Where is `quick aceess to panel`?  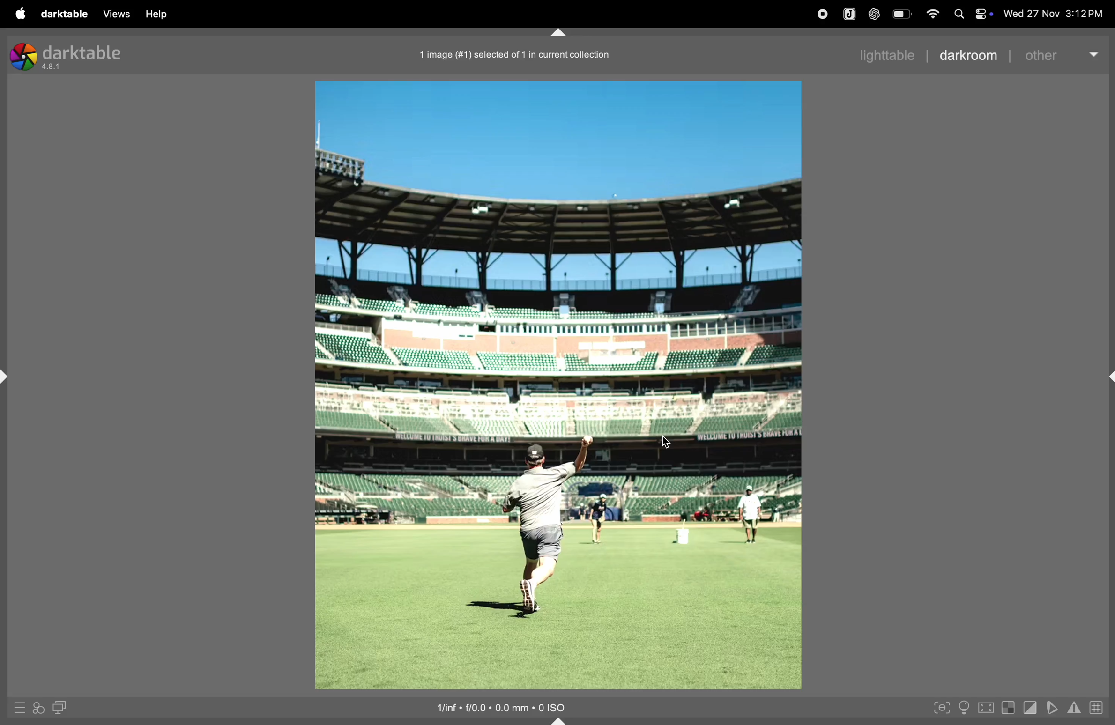 quick aceess to panel is located at coordinates (21, 707).